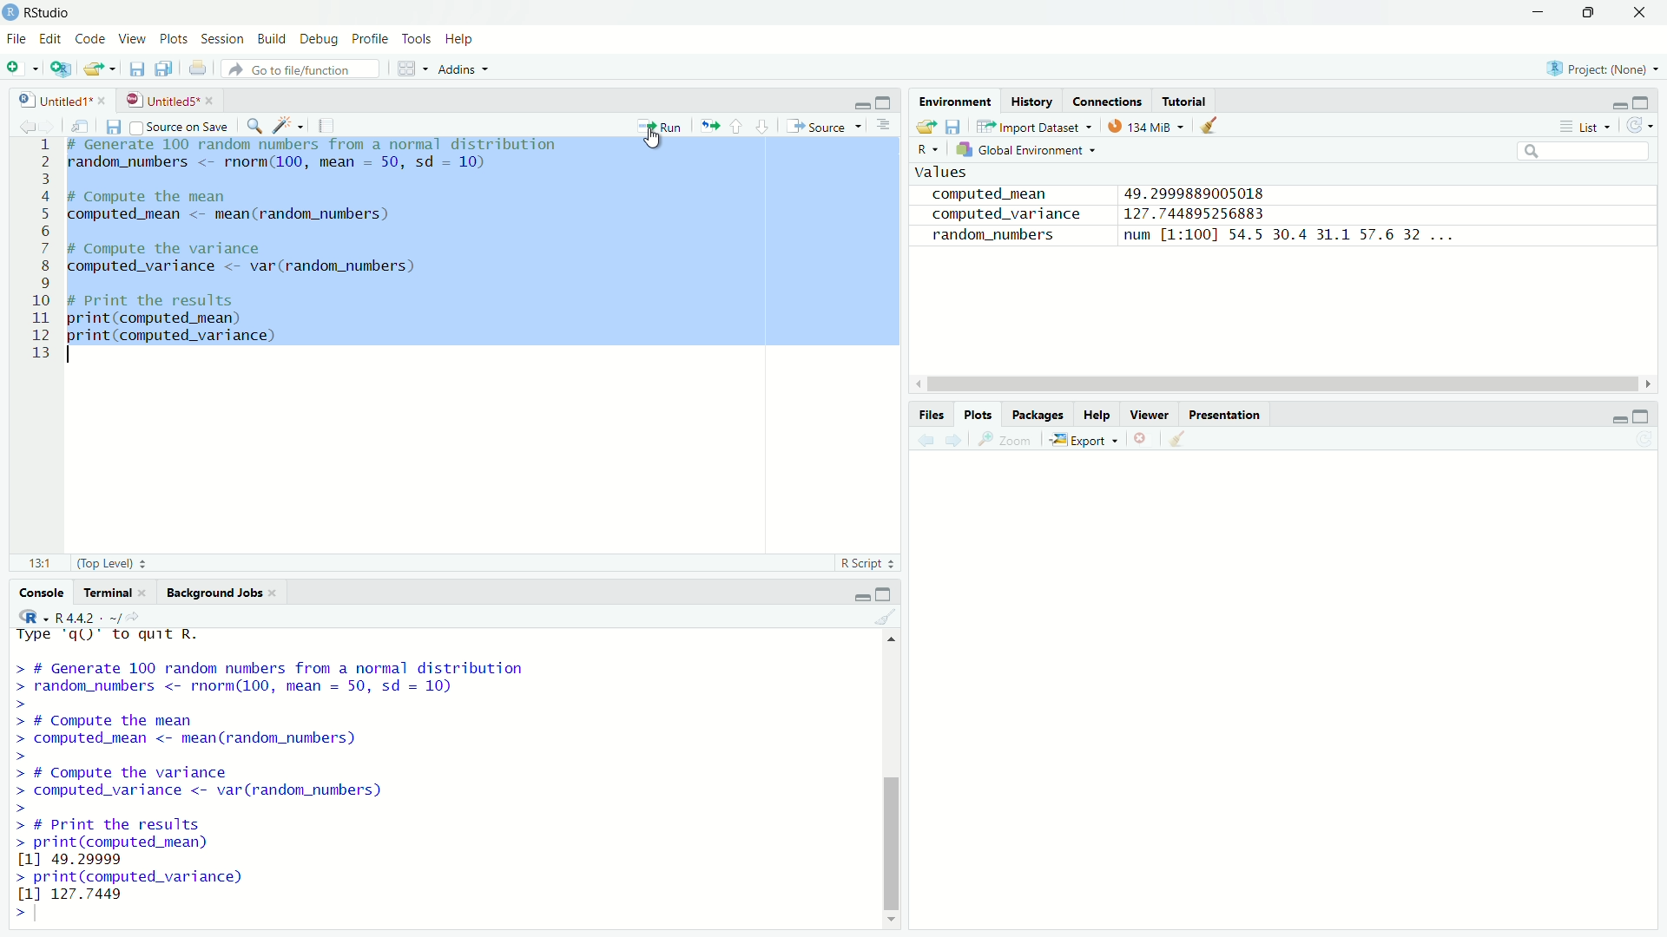 This screenshot has height=937, width=1667. Describe the element at coordinates (1613, 102) in the screenshot. I see `minimize` at that location.